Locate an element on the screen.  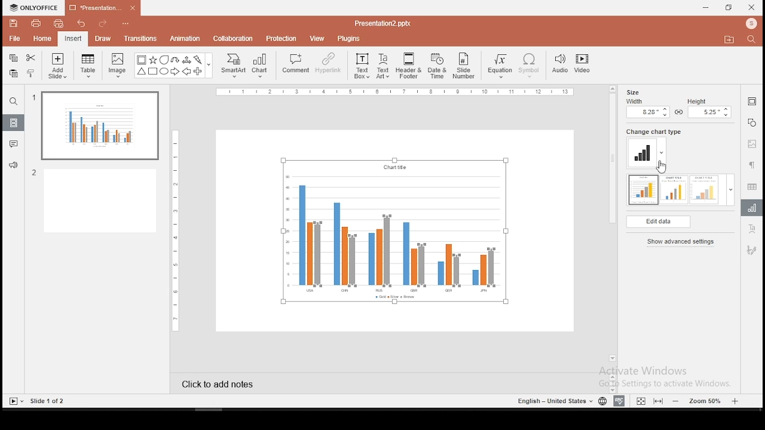
text box is located at coordinates (362, 66).